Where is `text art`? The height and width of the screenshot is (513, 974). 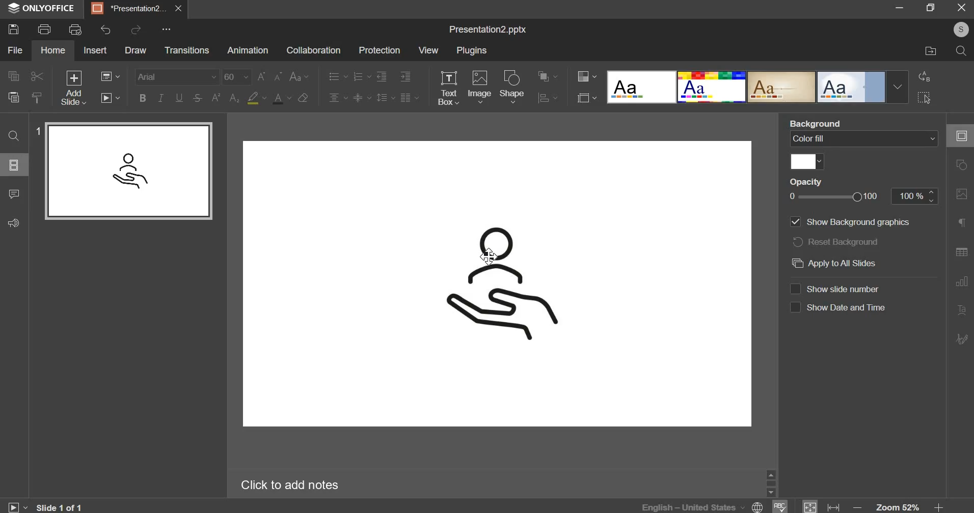 text art is located at coordinates (961, 310).